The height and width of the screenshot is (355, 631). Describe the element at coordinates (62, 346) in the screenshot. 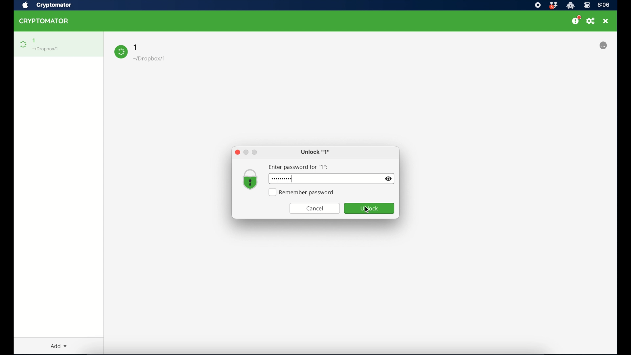

I see `Add dropdown` at that location.